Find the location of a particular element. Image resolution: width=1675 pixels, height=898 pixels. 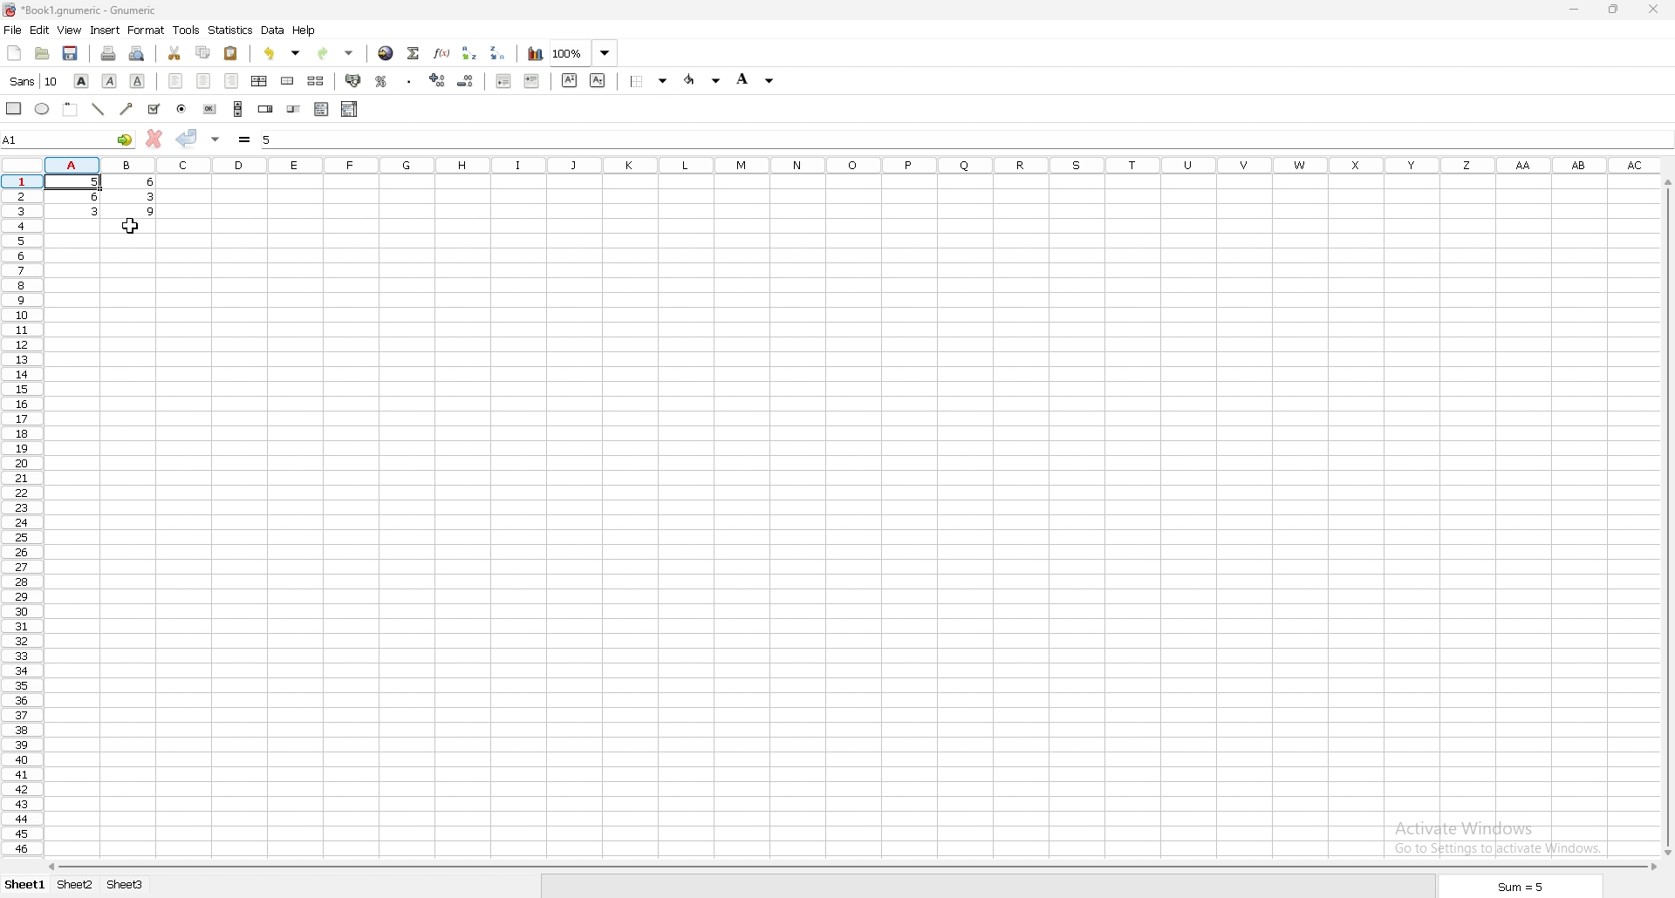

file name is located at coordinates (86, 10).